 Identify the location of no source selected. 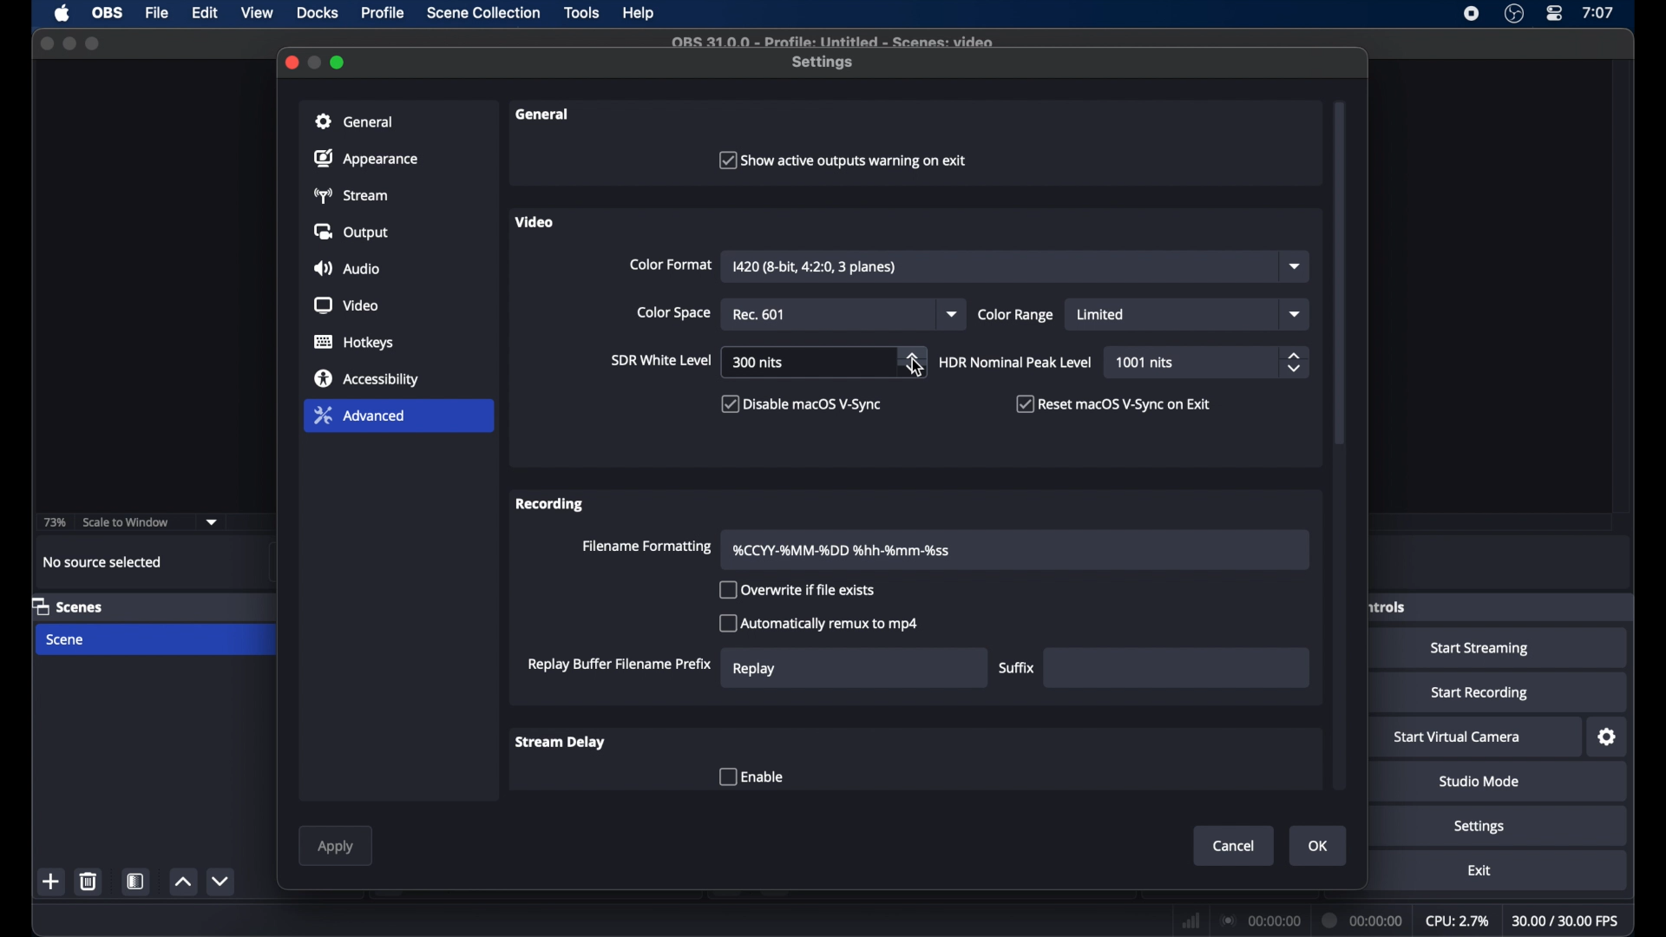
(102, 563).